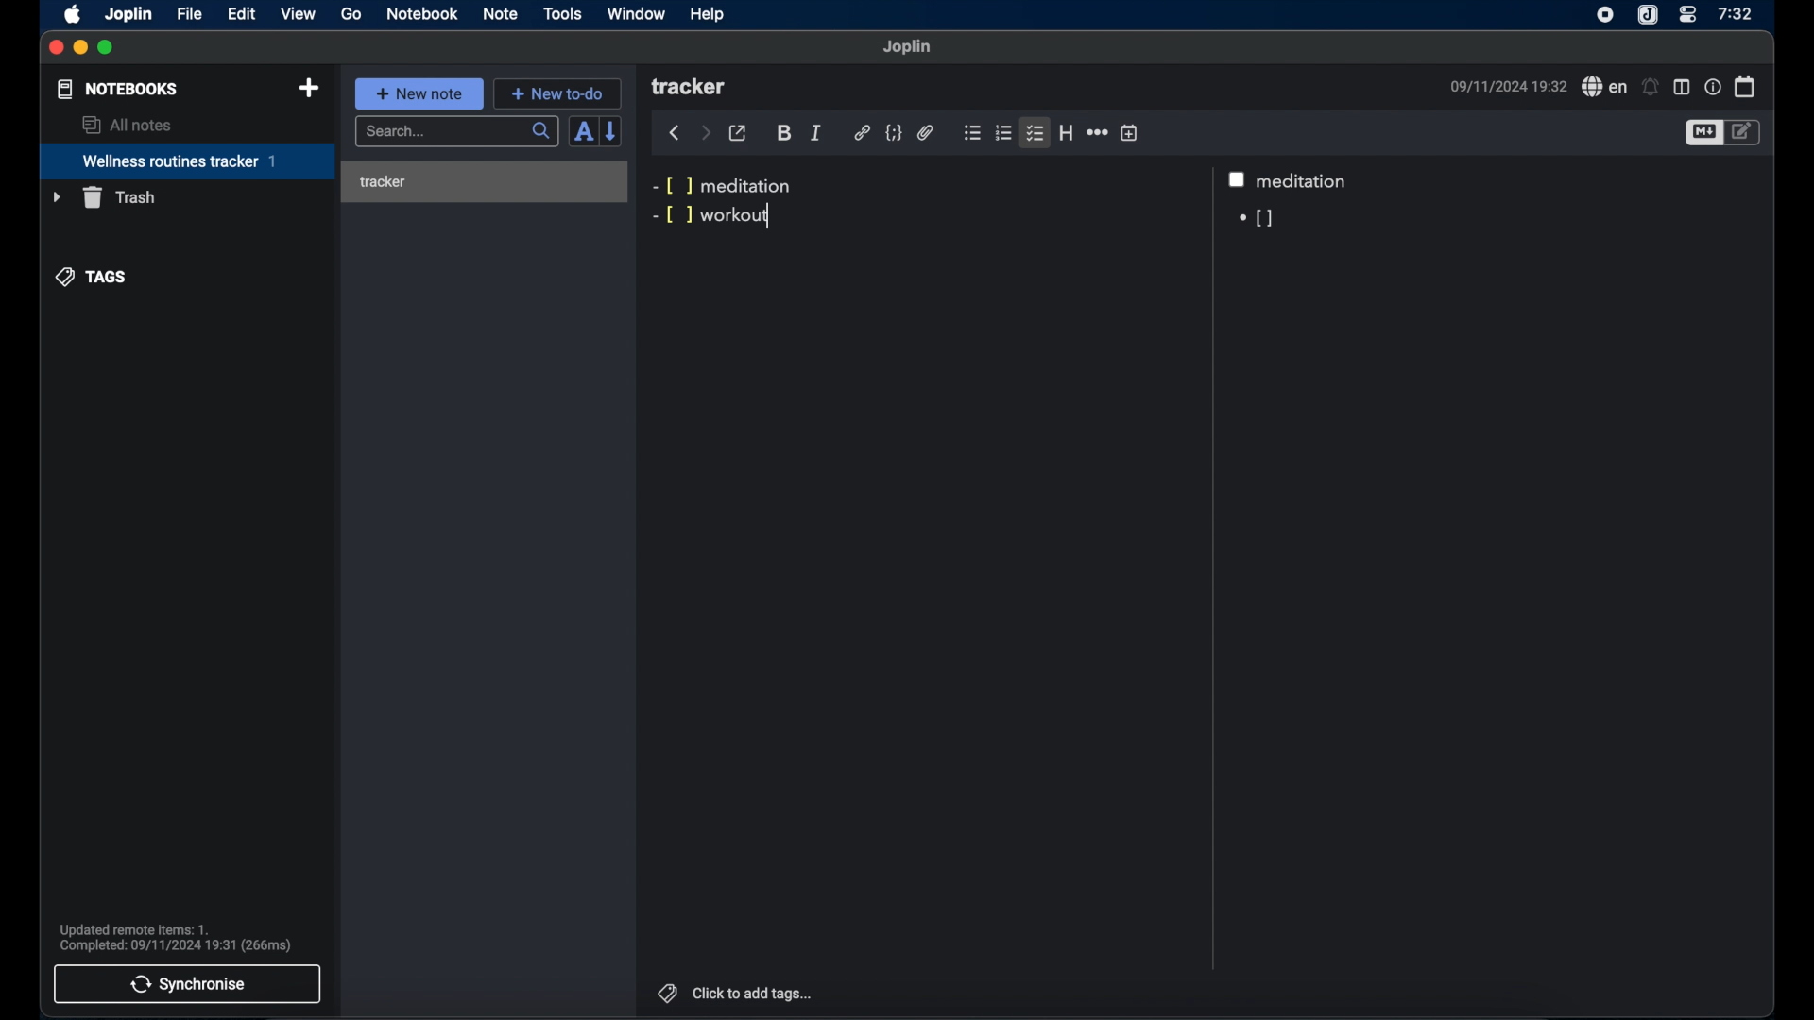 The height and width of the screenshot is (1020, 1814). Describe the element at coordinates (1036, 132) in the screenshot. I see `checklist` at that location.